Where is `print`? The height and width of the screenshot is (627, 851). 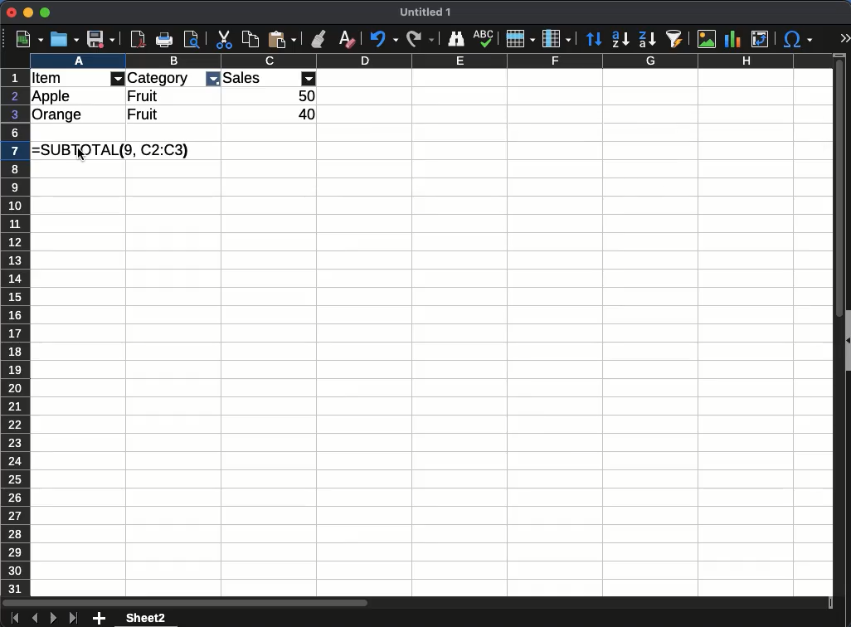 print is located at coordinates (163, 39).